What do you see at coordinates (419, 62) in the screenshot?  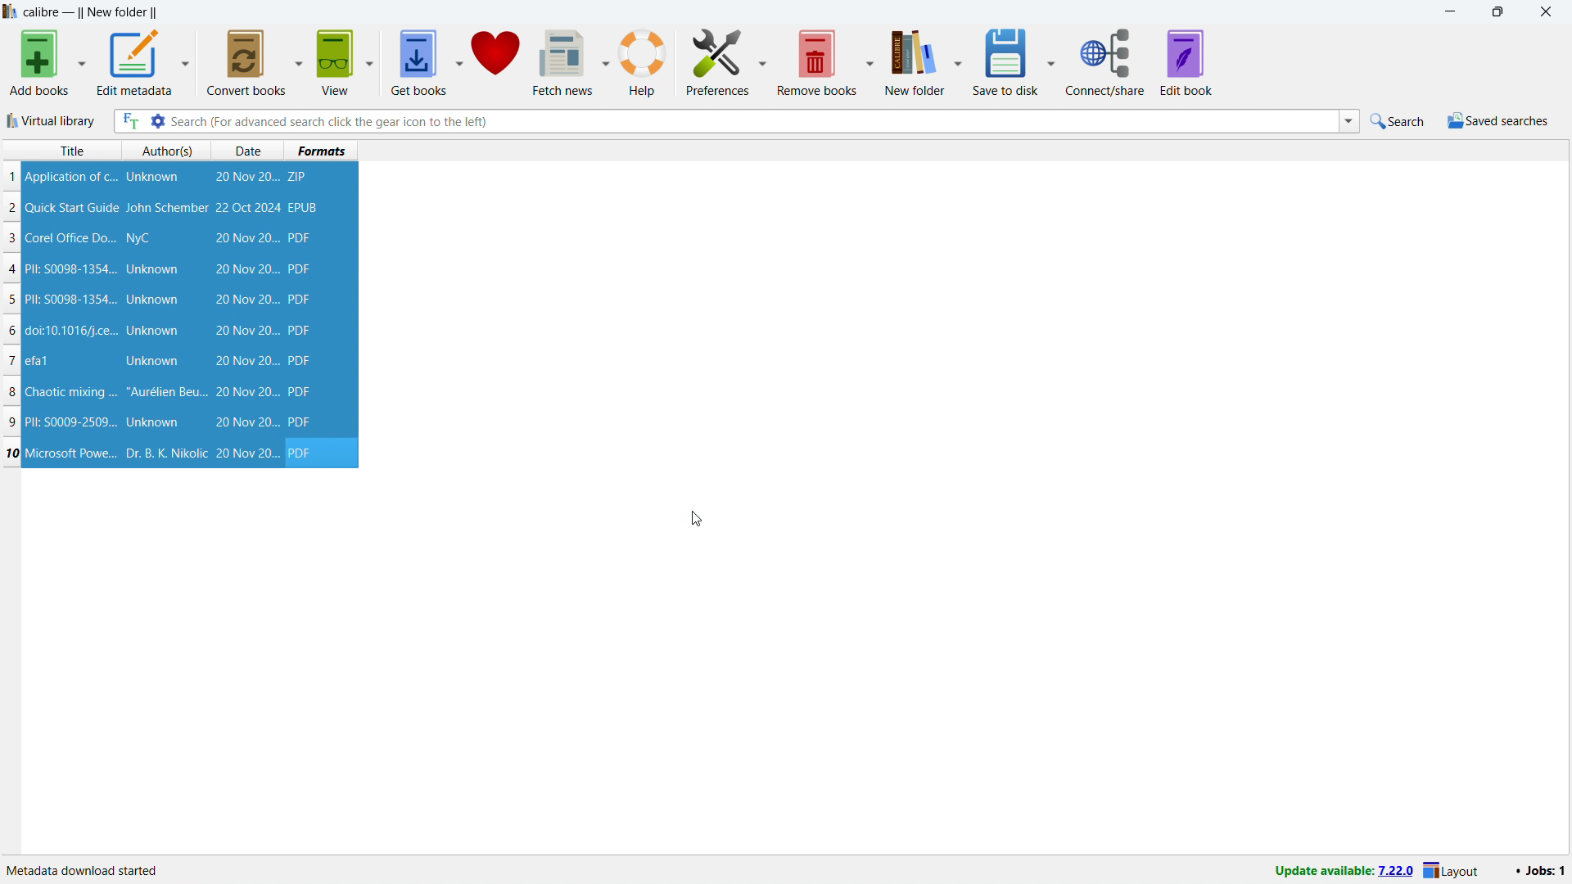 I see `get books` at bounding box center [419, 62].